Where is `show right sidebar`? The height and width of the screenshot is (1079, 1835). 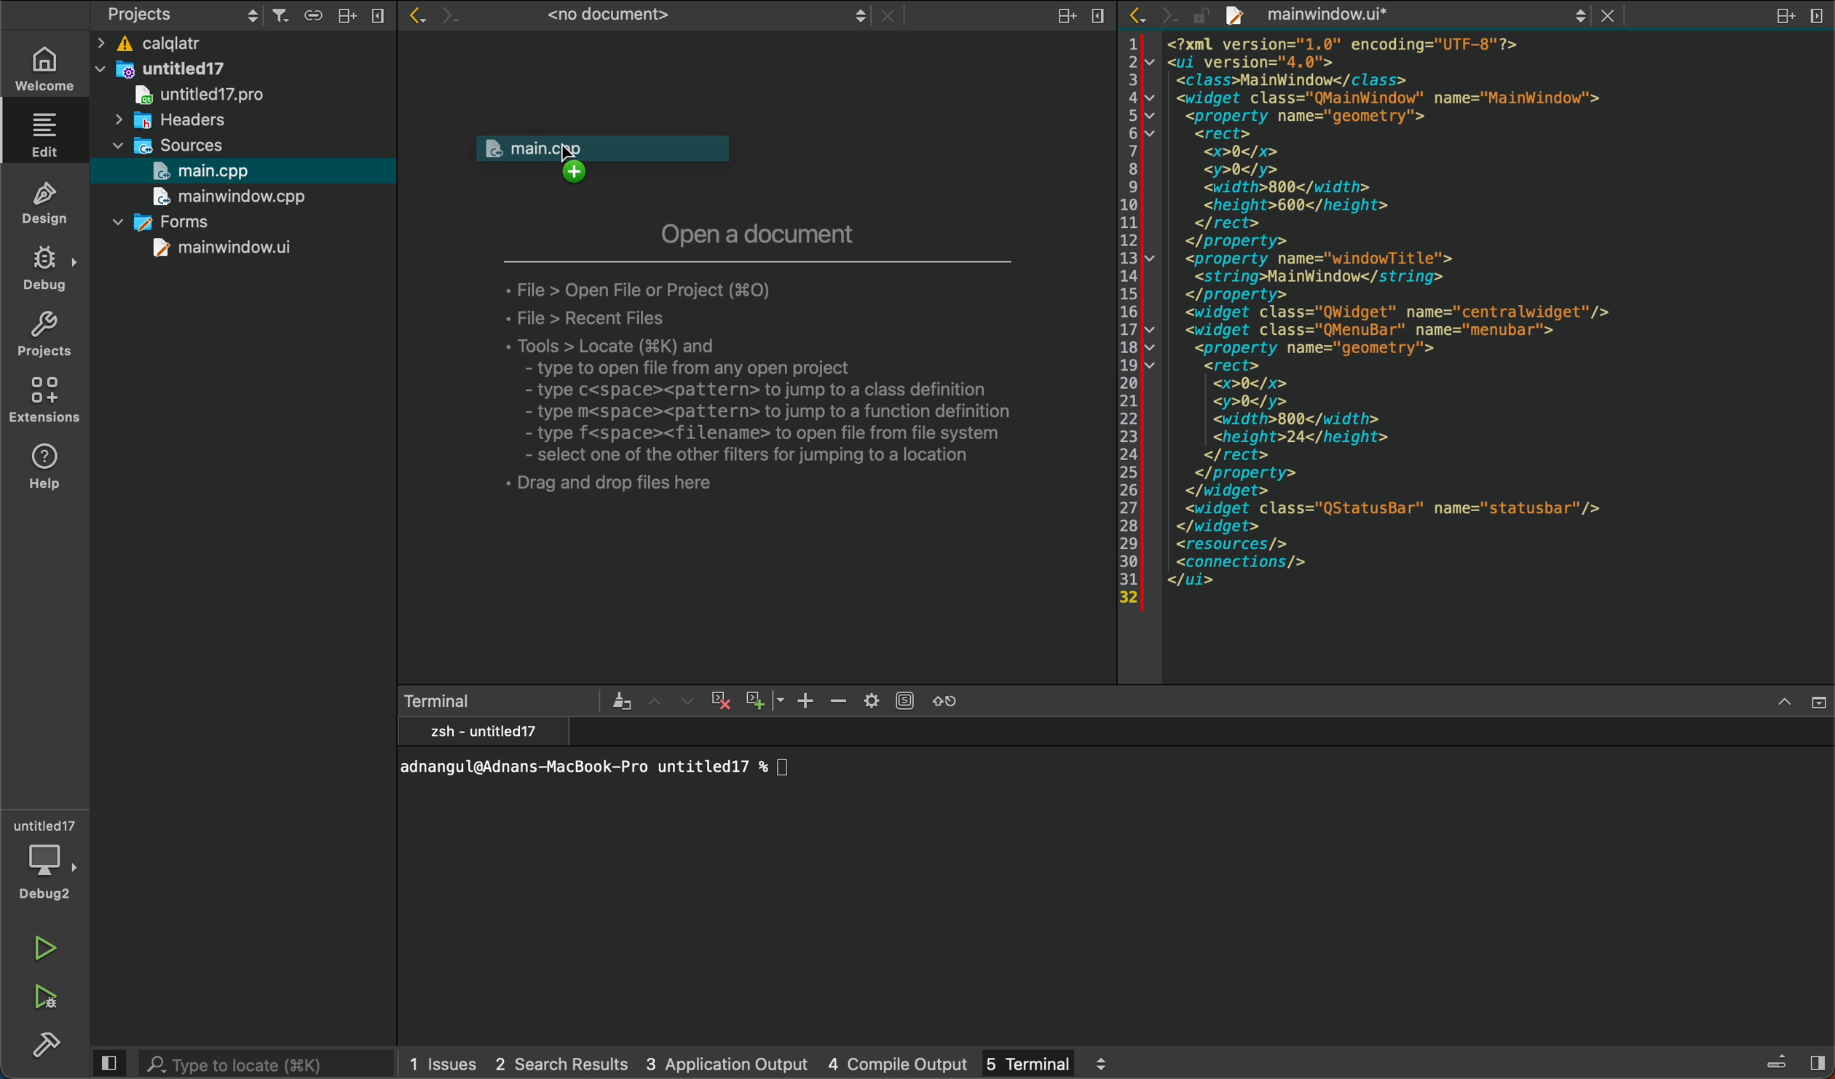 show right sidebar is located at coordinates (1817, 1062).